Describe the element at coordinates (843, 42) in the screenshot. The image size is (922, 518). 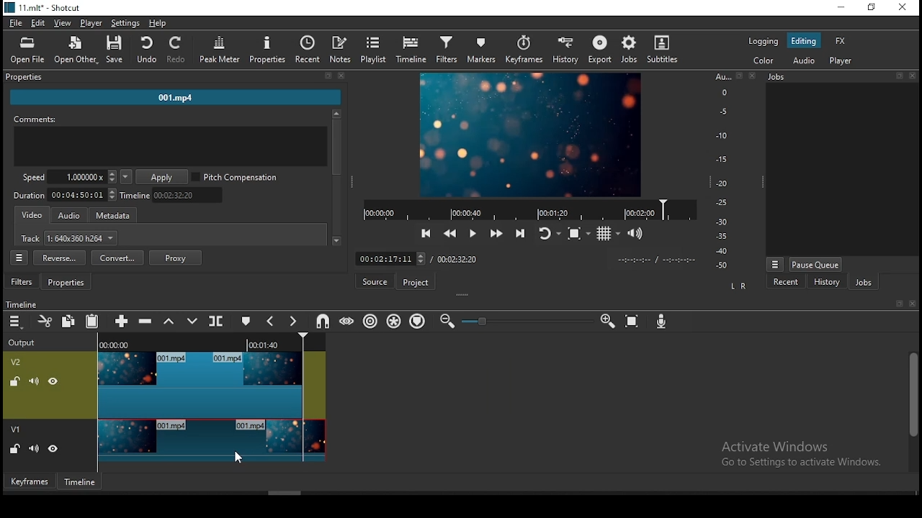
I see `fx` at that location.